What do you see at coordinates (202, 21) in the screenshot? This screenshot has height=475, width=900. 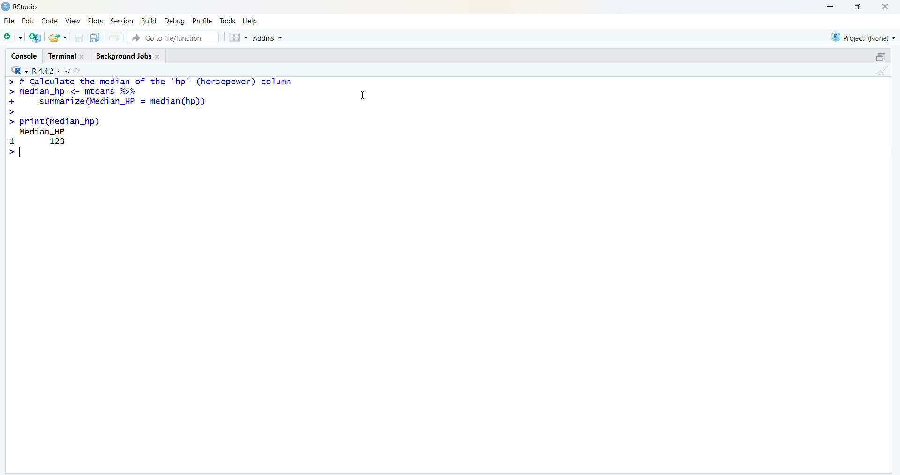 I see `profile` at bounding box center [202, 21].